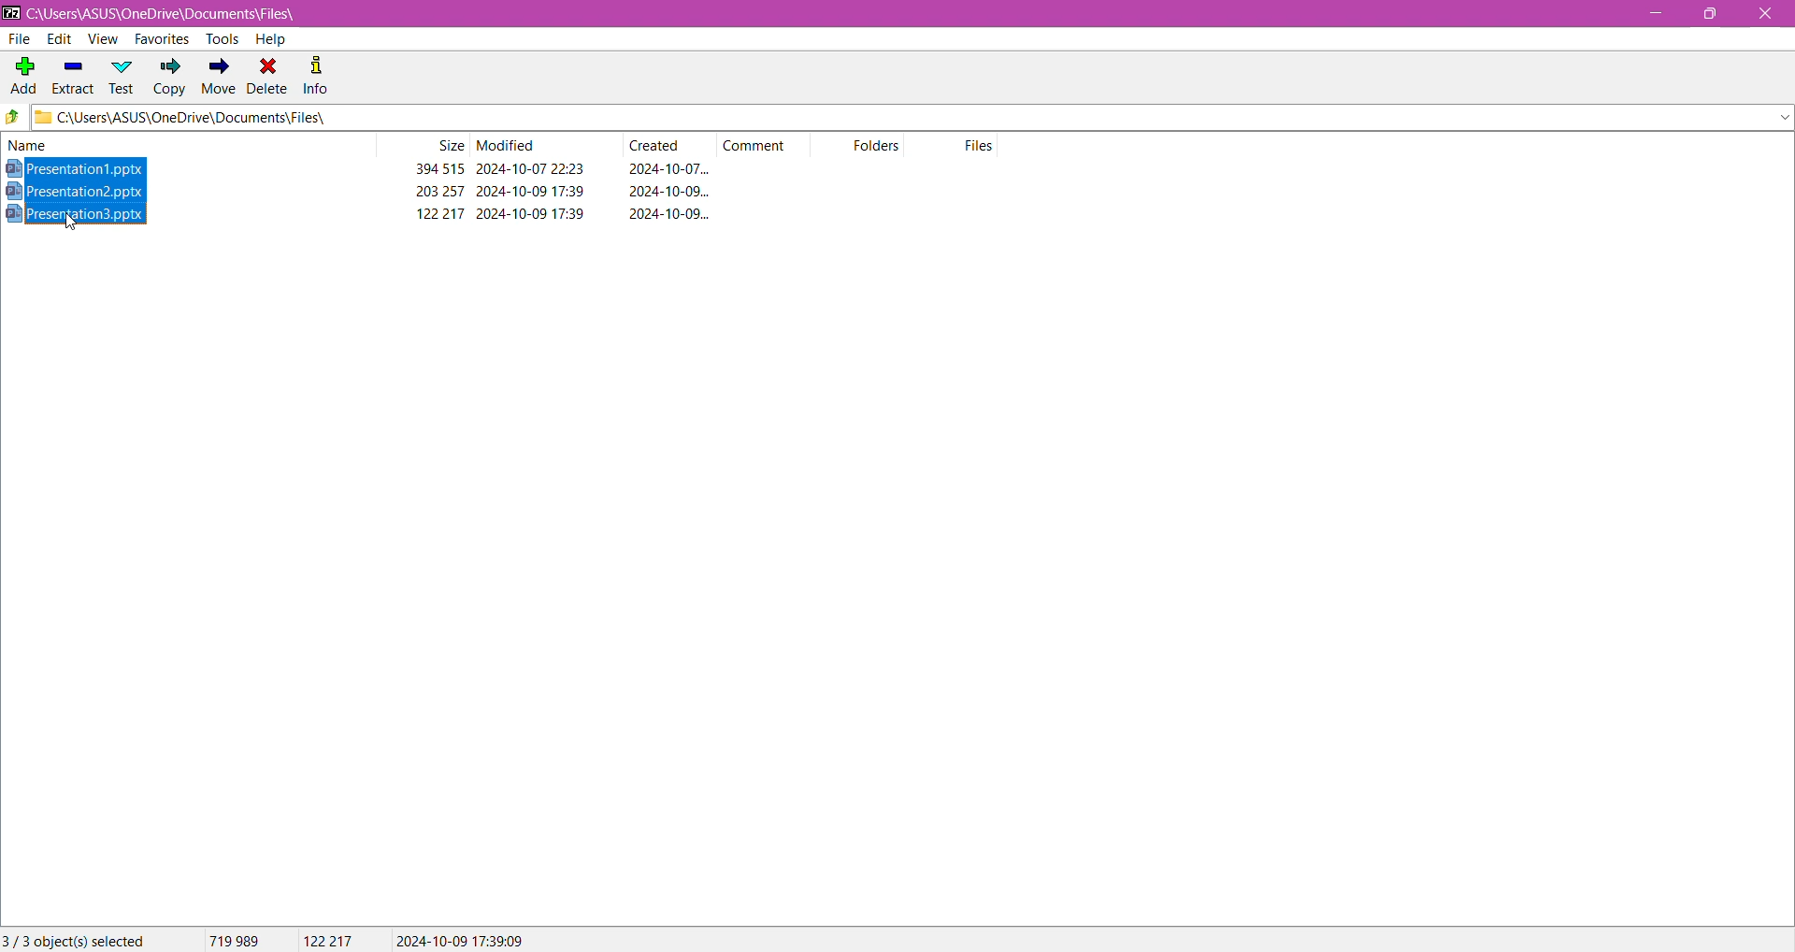  What do you see at coordinates (374, 213) in the screenshot?
I see `Presentation3.pptx 122217 2024-10-09 17:39 2024-10-09...` at bounding box center [374, 213].